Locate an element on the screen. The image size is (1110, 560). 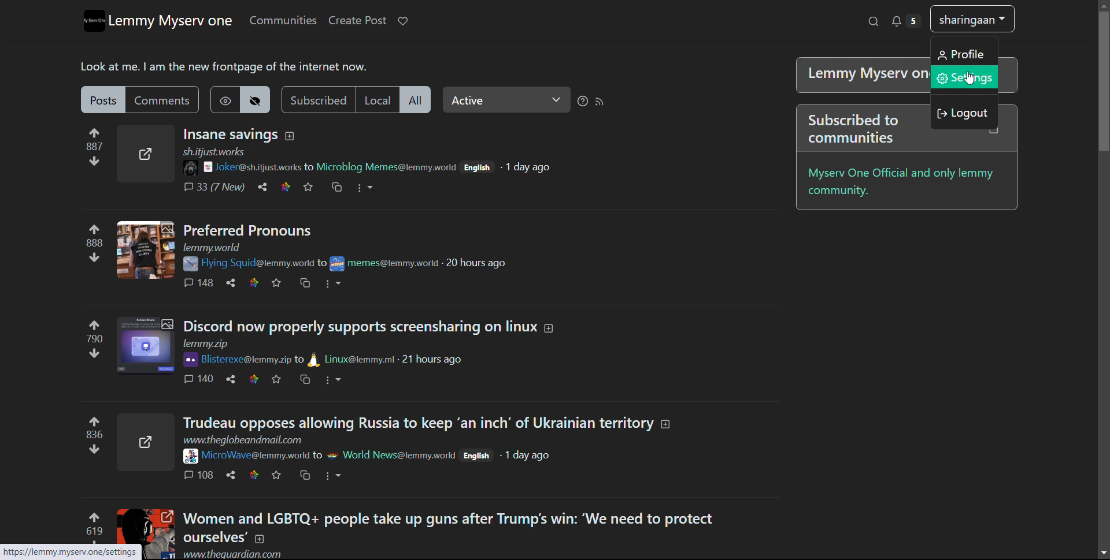
notifications 5 is located at coordinates (905, 21).